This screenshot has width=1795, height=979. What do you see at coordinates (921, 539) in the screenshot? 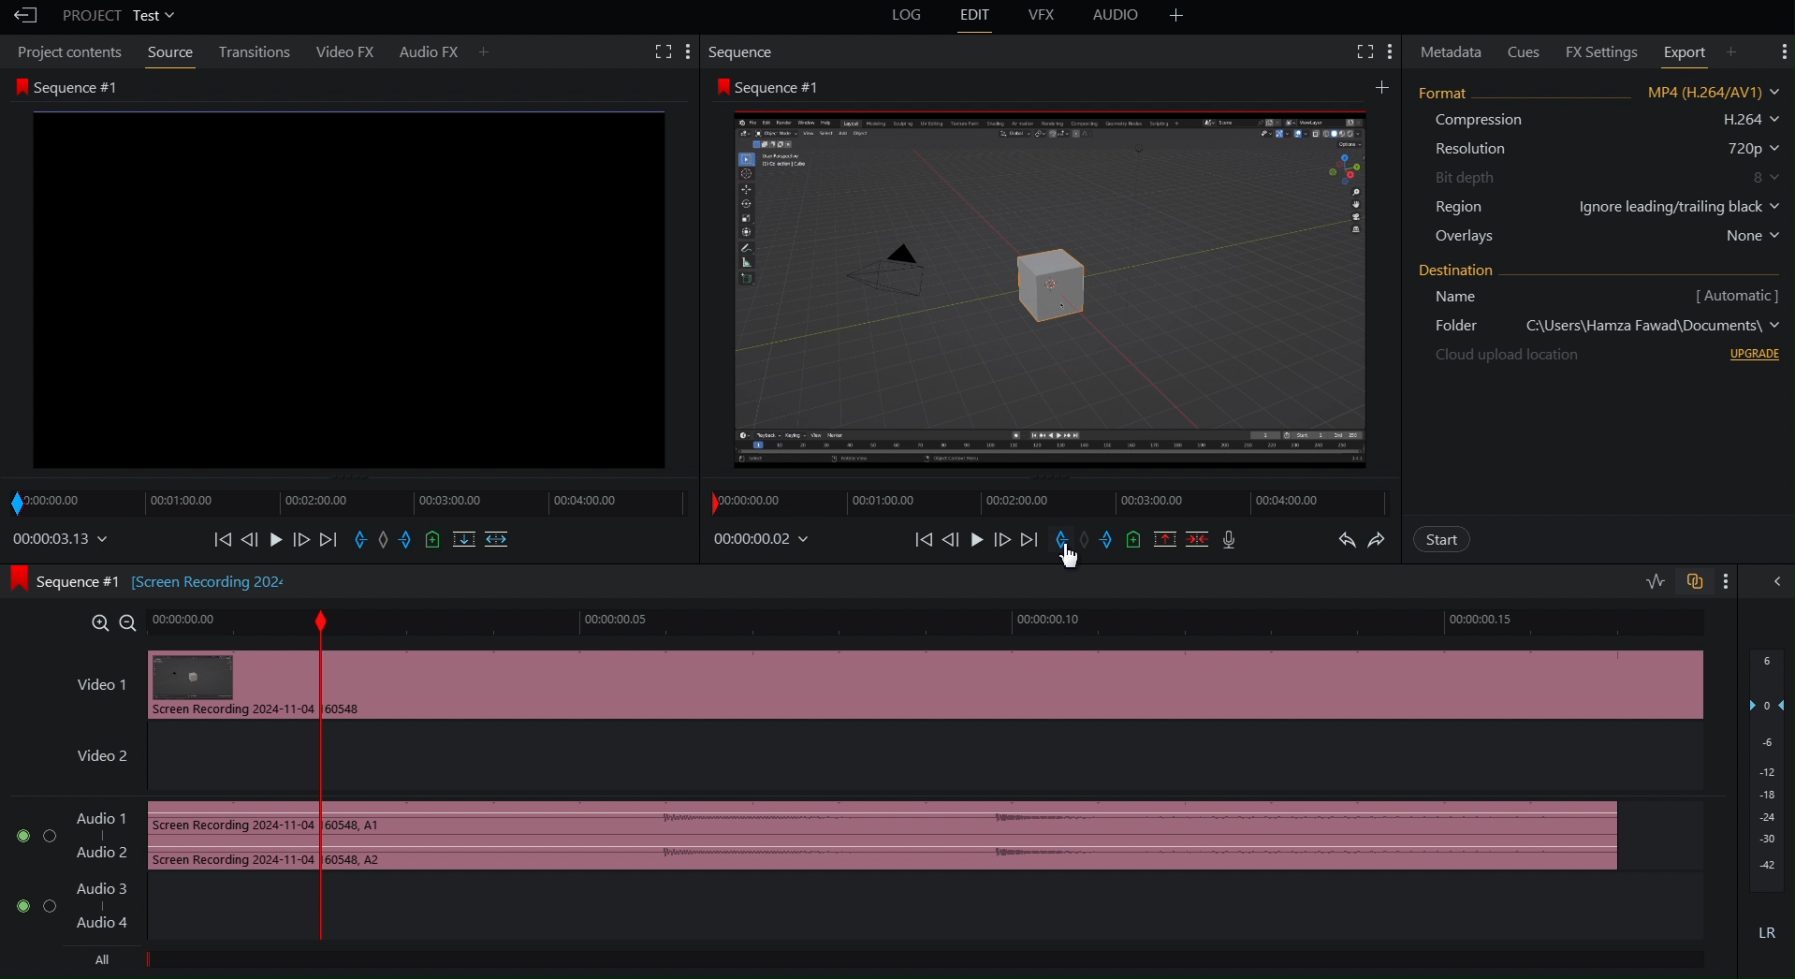
I see `Skip Back` at bounding box center [921, 539].